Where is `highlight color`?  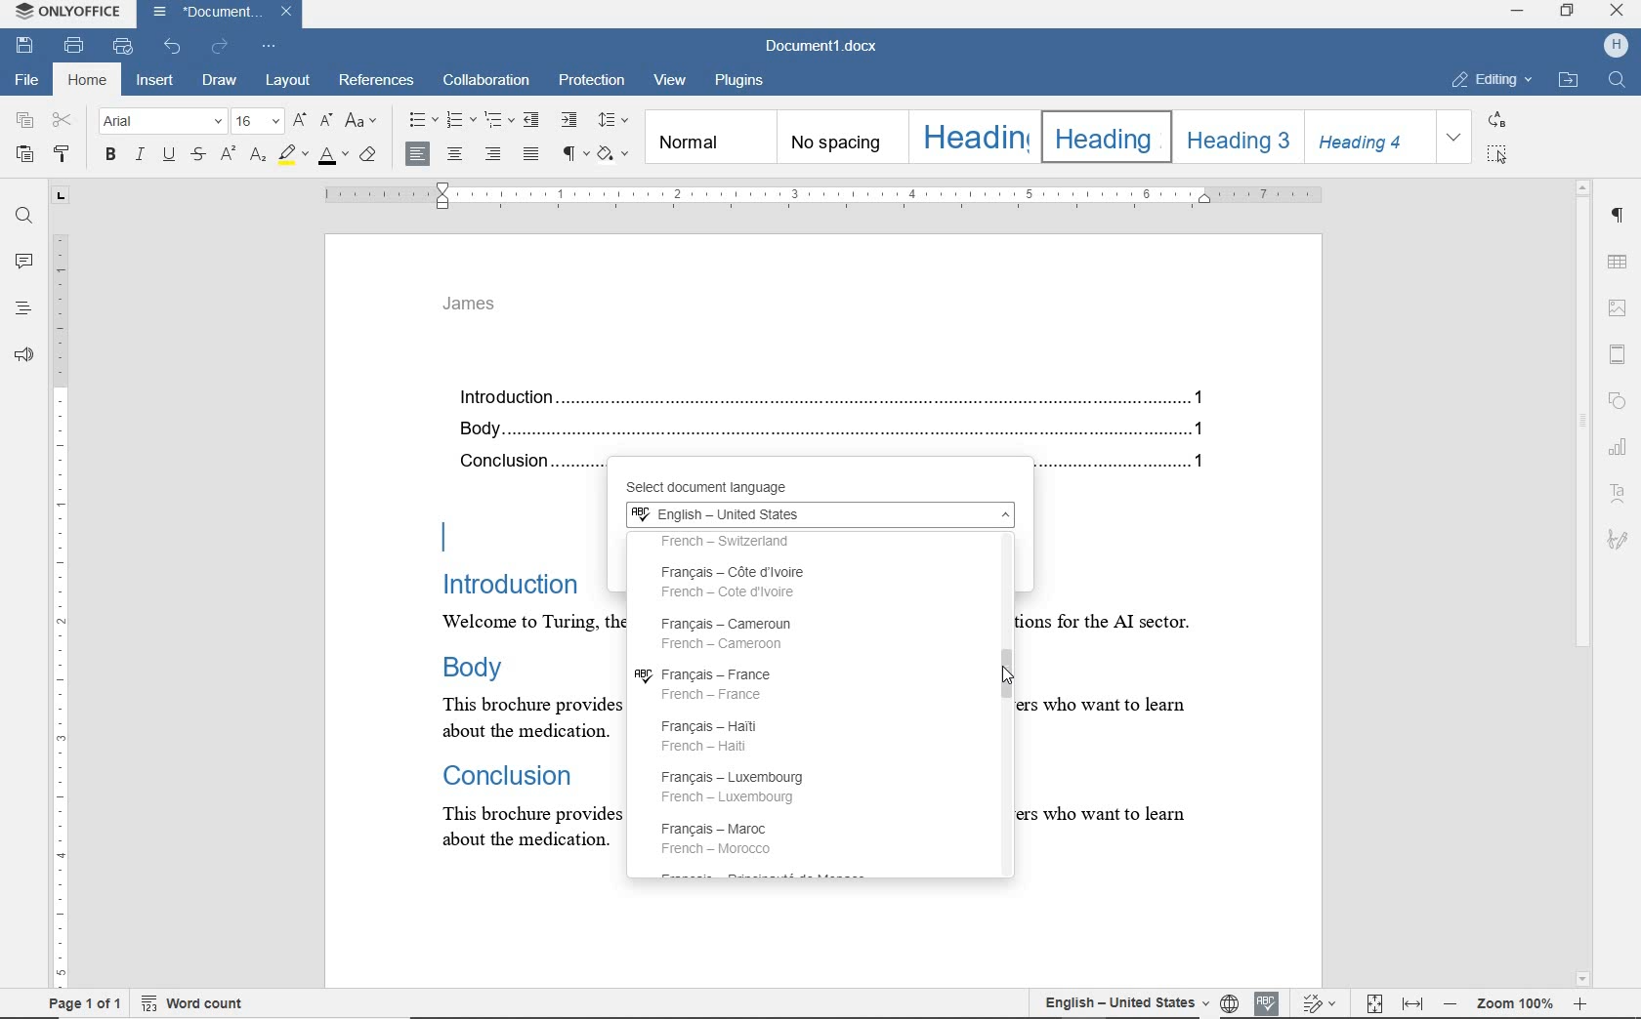
highlight color is located at coordinates (292, 155).